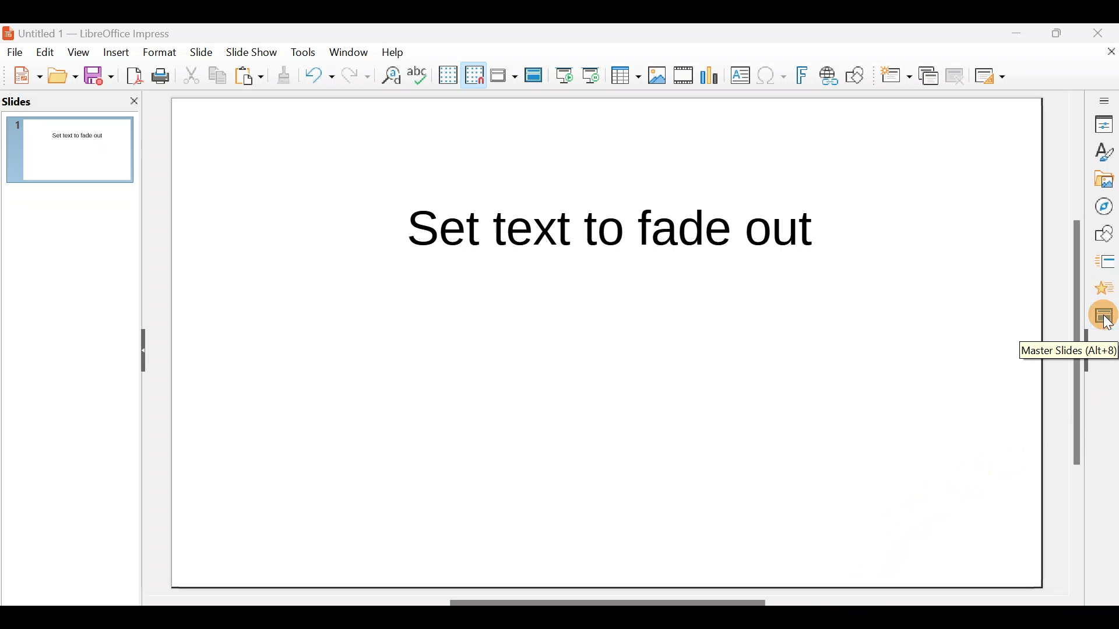  Describe the element at coordinates (627, 76) in the screenshot. I see `Table` at that location.